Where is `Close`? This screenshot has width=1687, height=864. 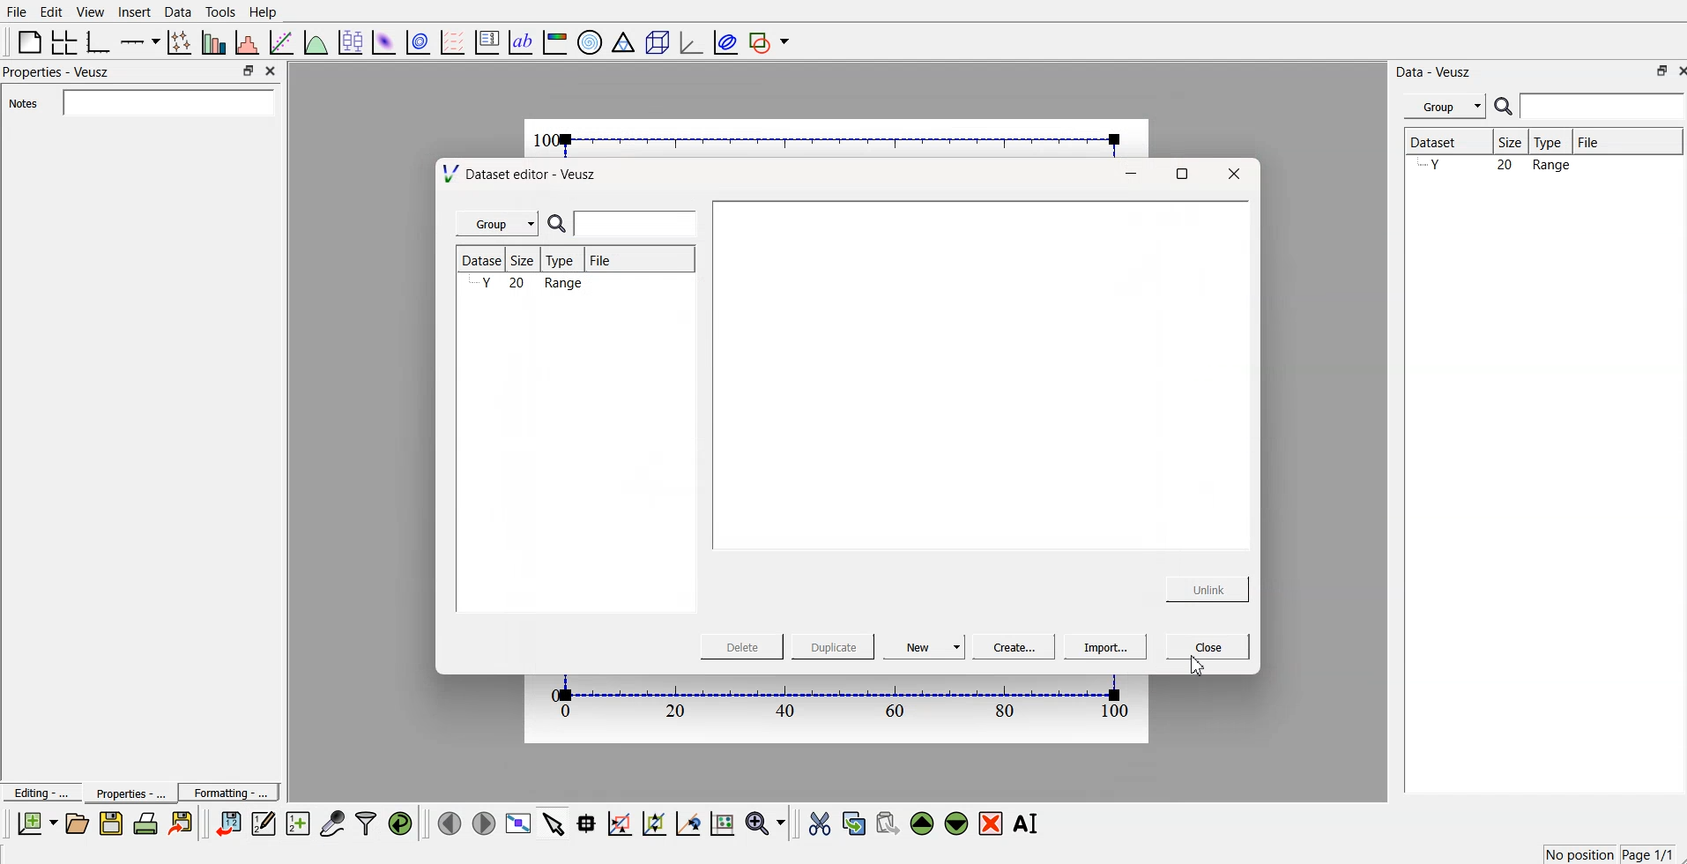 Close is located at coordinates (1209, 644).